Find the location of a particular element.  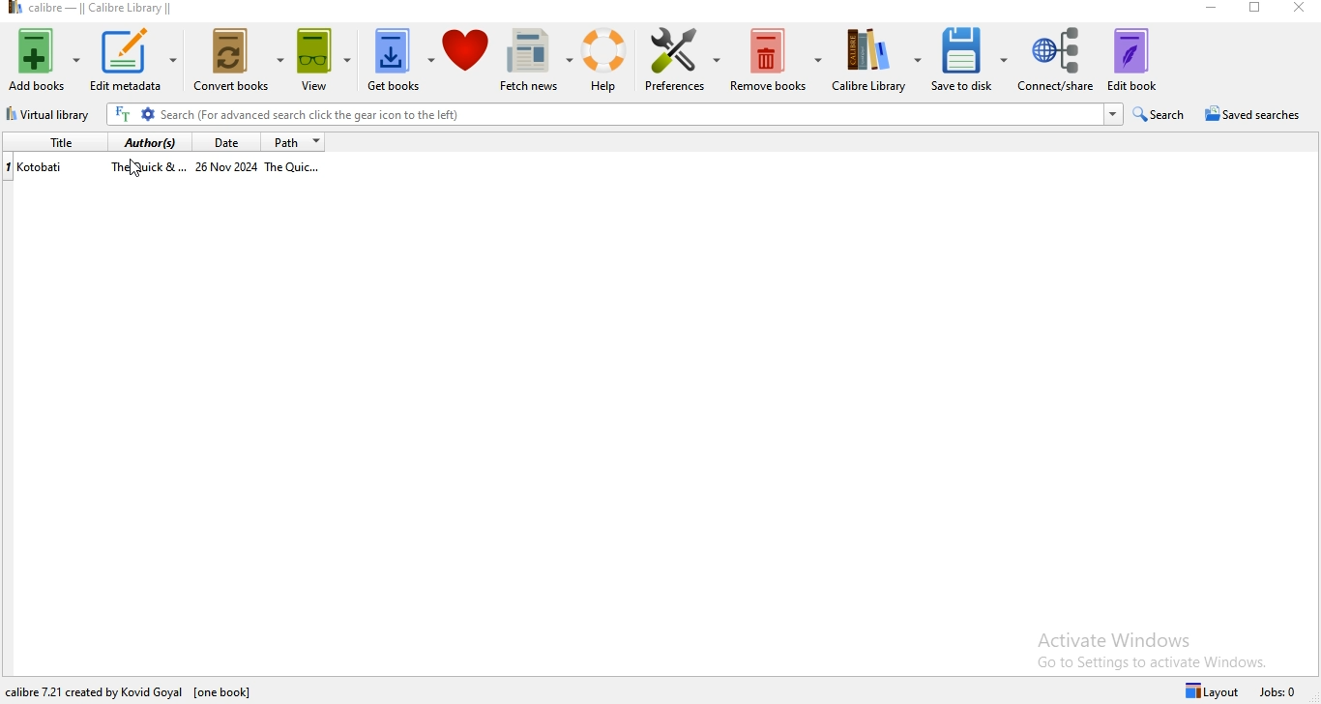

edit metadata is located at coordinates (139, 61).